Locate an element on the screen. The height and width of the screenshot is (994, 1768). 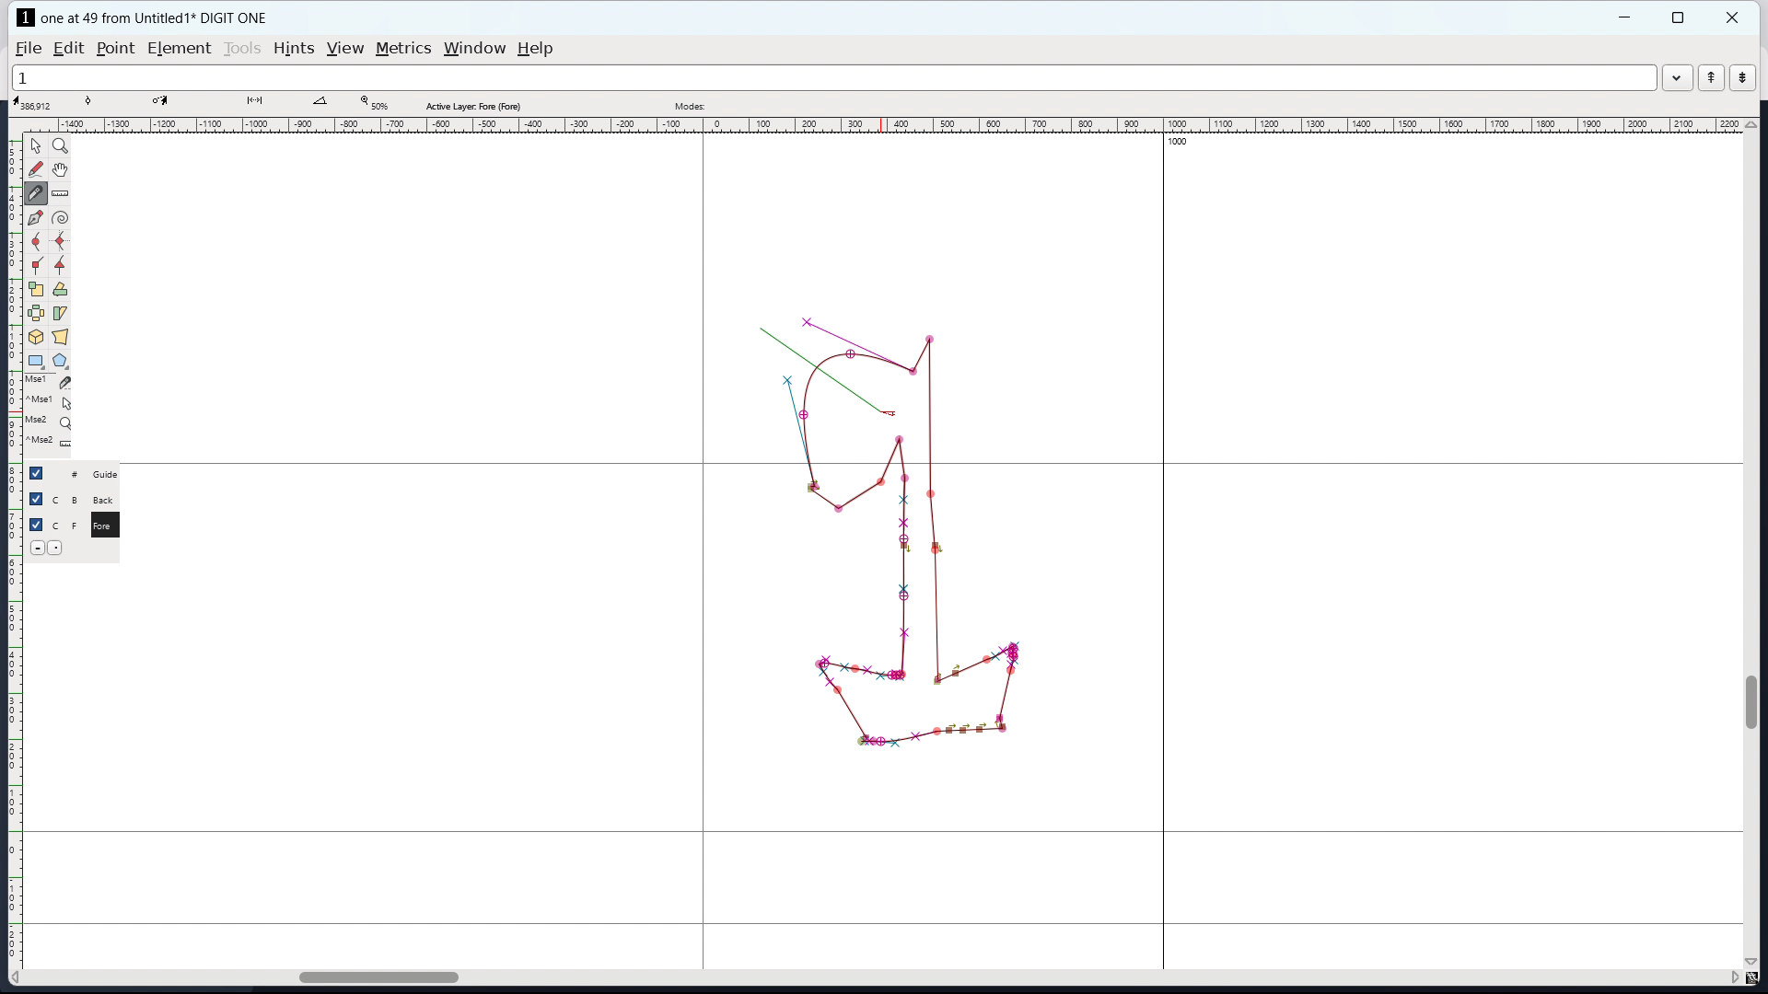
expand is located at coordinates (1676, 80).